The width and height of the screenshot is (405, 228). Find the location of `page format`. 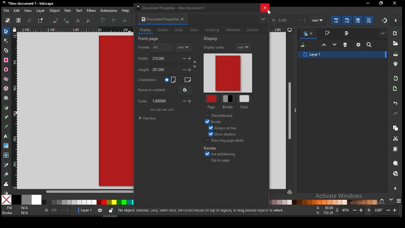

page format is located at coordinates (155, 47).